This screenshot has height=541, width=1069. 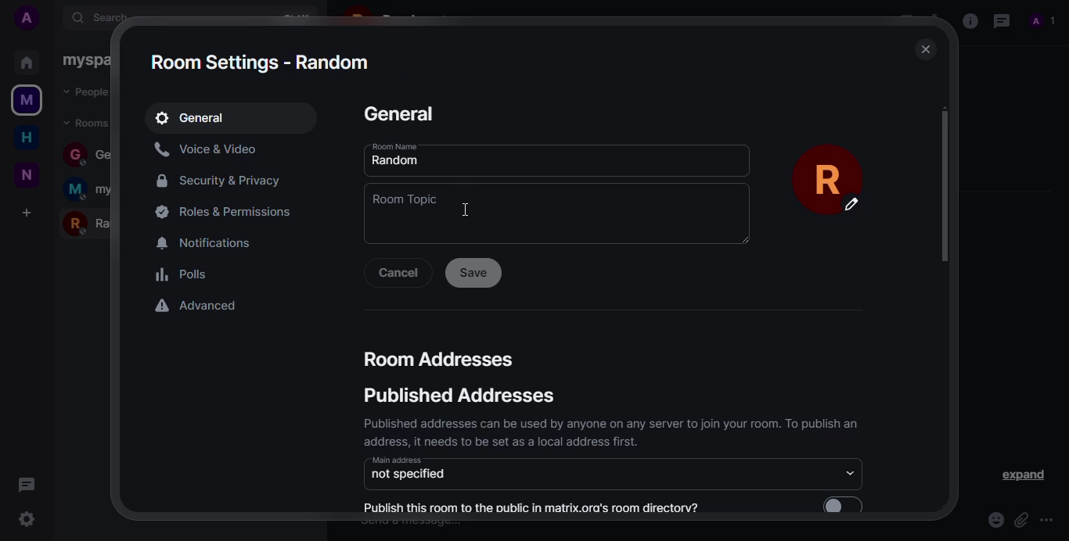 What do you see at coordinates (398, 146) in the screenshot?
I see `room nmae` at bounding box center [398, 146].